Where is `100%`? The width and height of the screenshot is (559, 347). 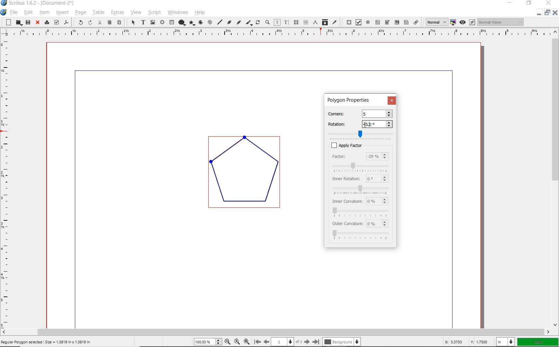 100% is located at coordinates (537, 341).